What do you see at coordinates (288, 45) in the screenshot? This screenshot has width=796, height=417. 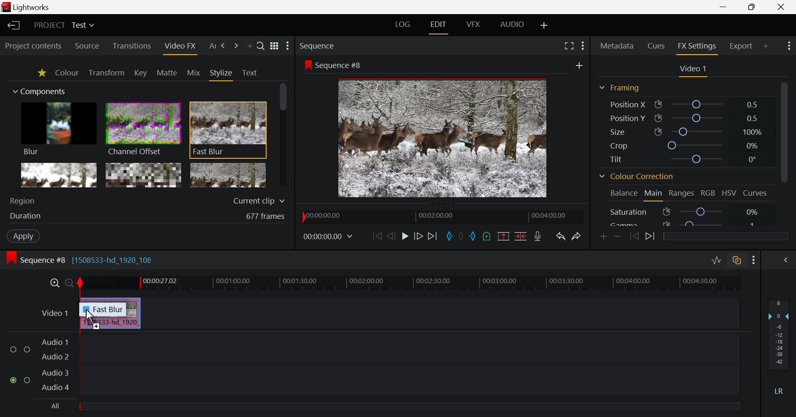 I see `Show Settings` at bounding box center [288, 45].